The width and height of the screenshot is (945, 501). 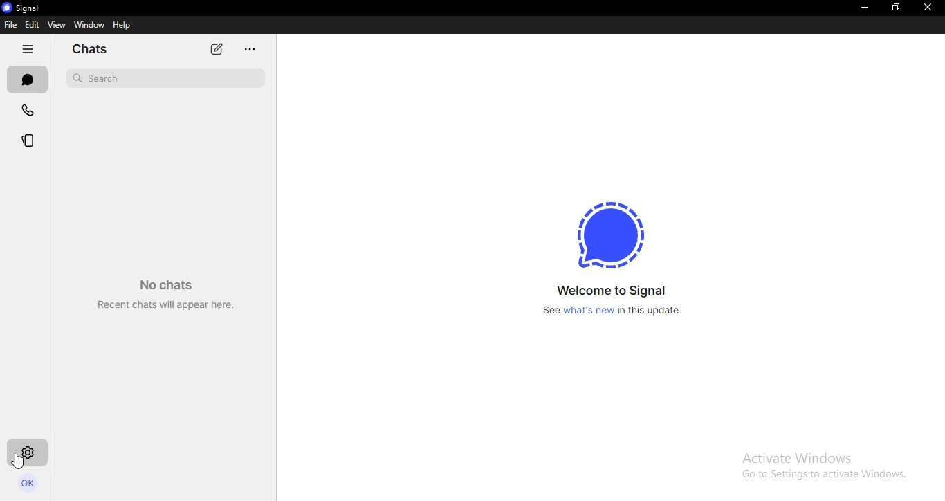 I want to click on signal logo, so click(x=22, y=8).